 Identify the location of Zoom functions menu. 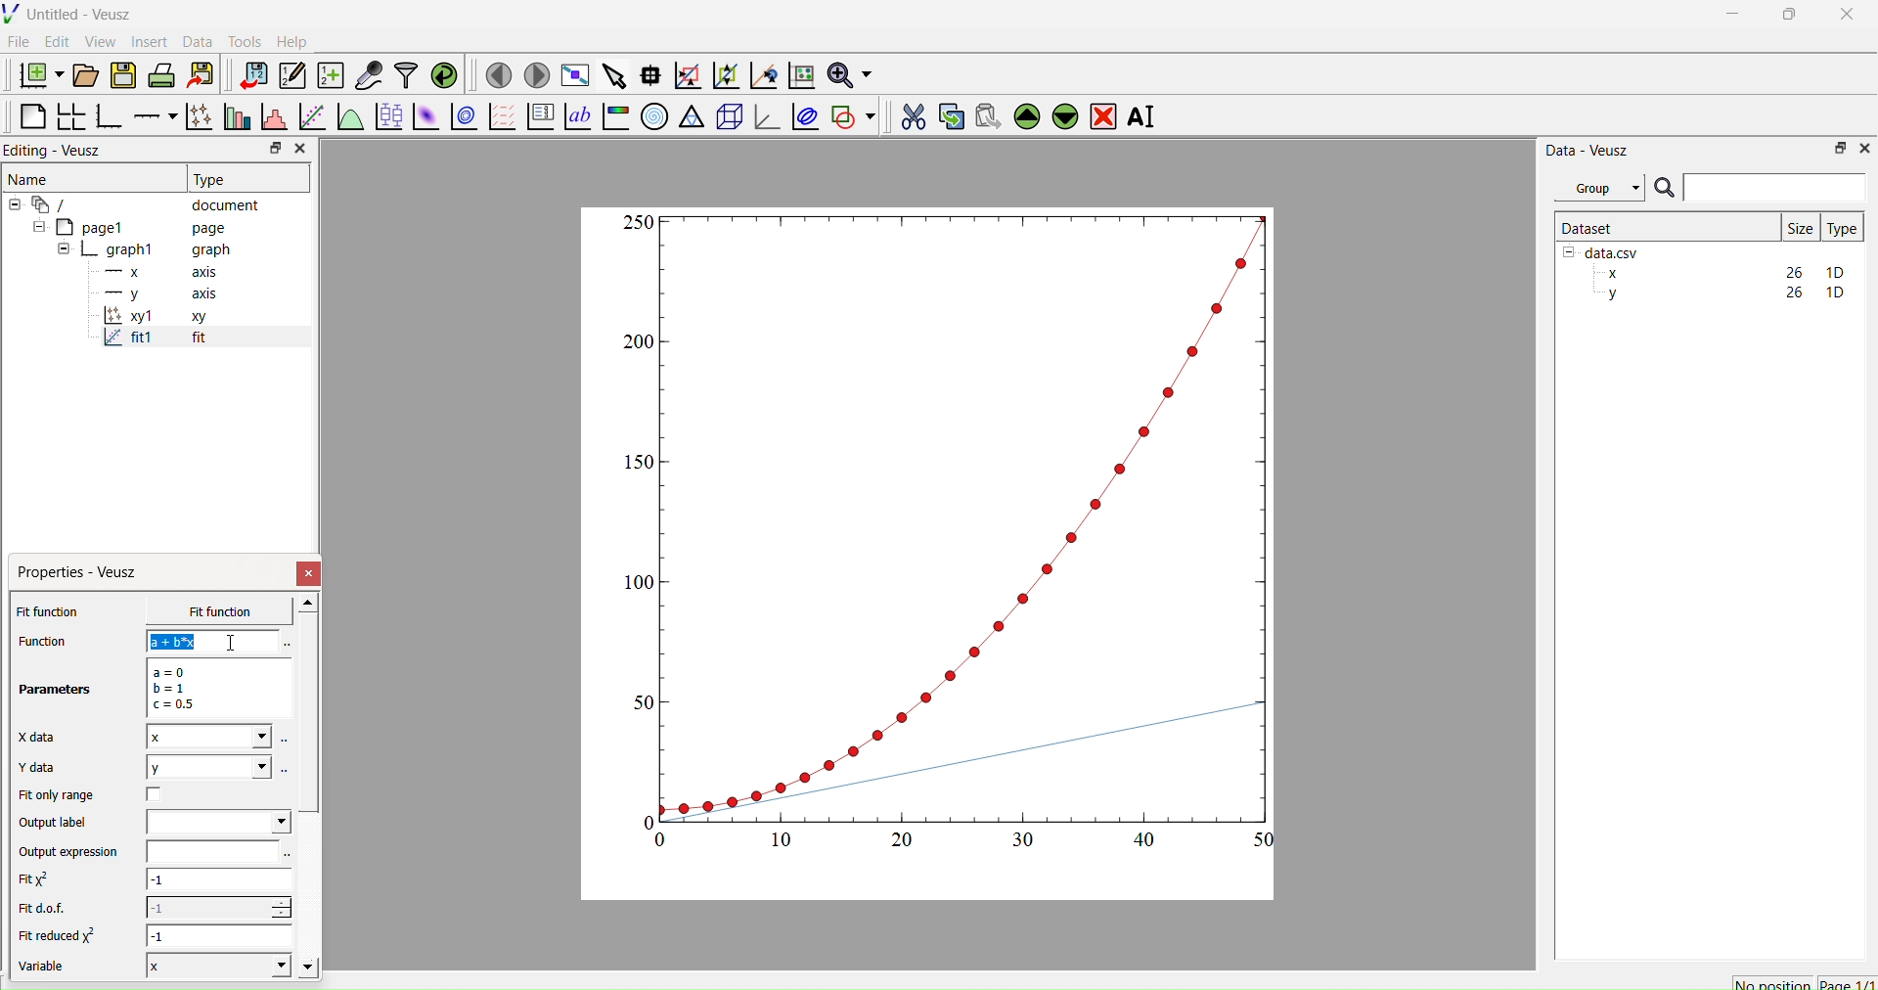
(848, 72).